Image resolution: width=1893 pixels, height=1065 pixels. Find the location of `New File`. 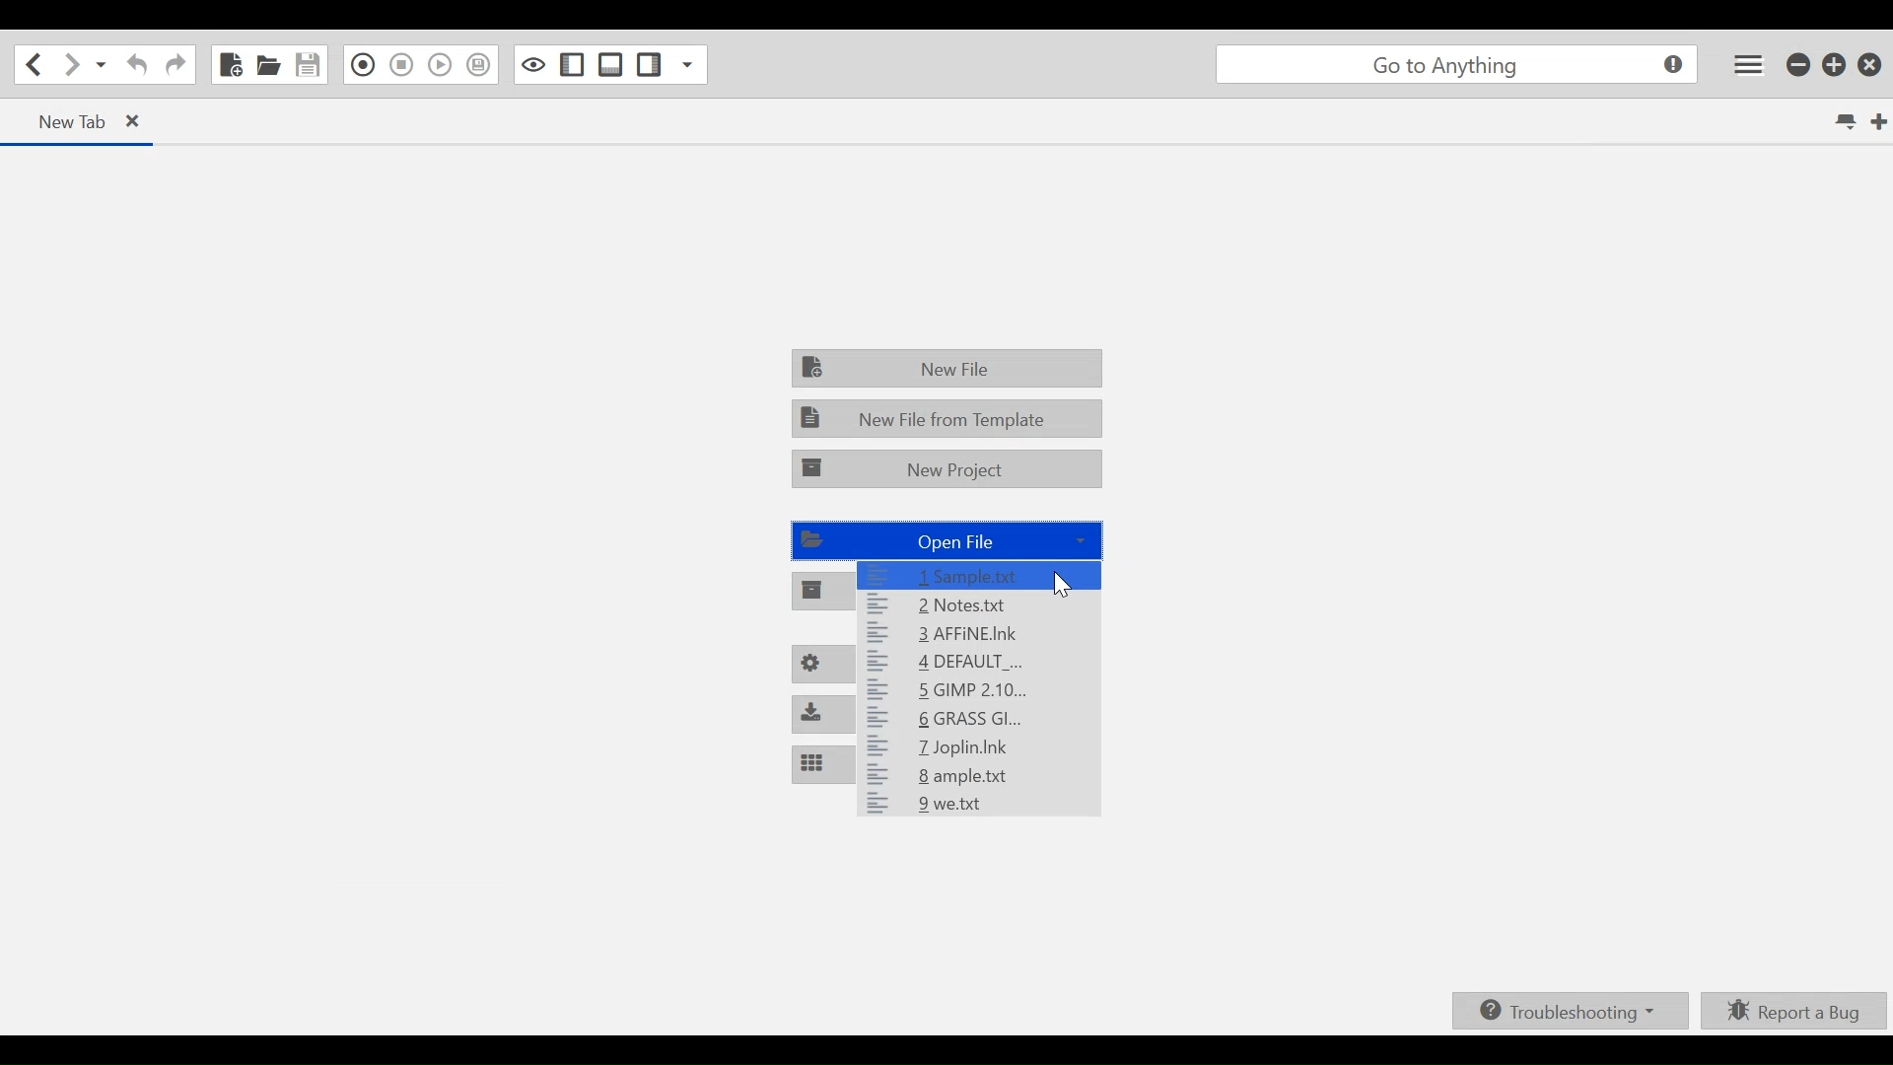

New File is located at coordinates (946, 367).